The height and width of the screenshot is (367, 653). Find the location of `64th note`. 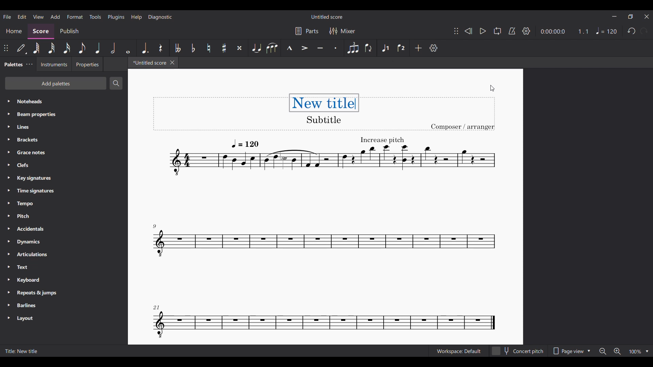

64th note is located at coordinates (36, 48).